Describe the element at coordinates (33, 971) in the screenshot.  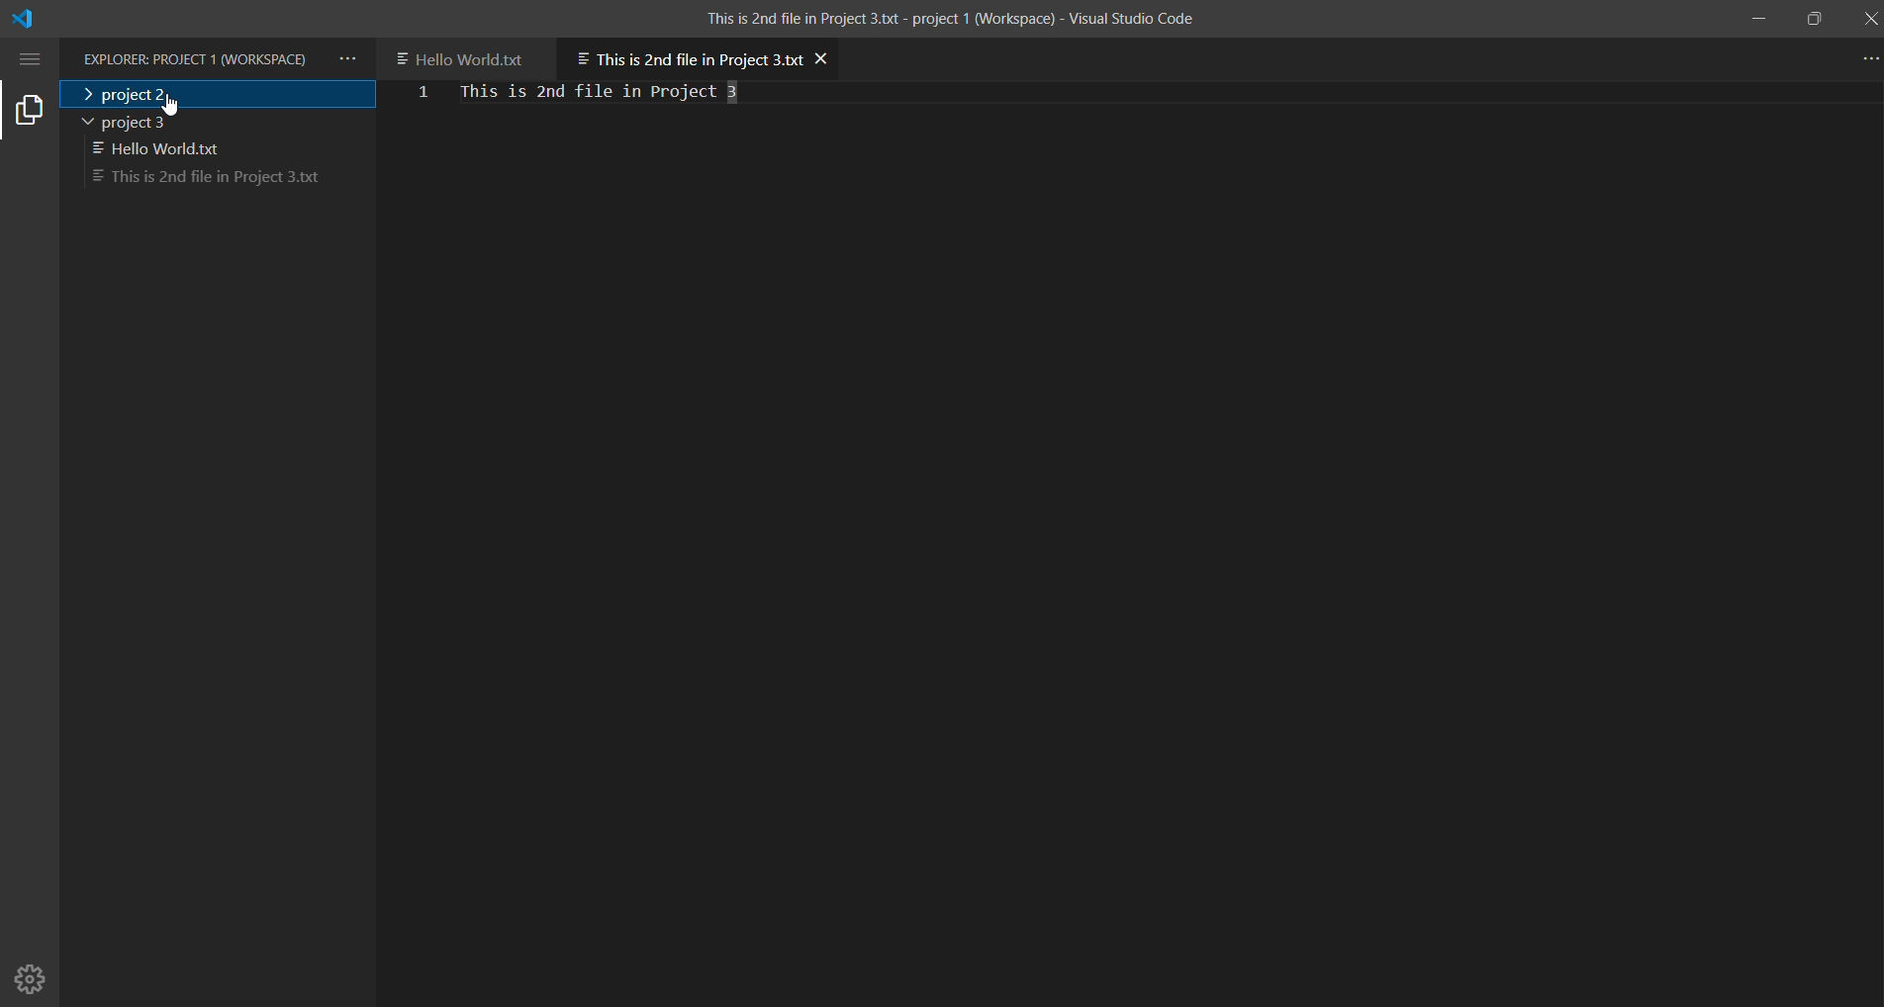
I see `Manage` at that location.